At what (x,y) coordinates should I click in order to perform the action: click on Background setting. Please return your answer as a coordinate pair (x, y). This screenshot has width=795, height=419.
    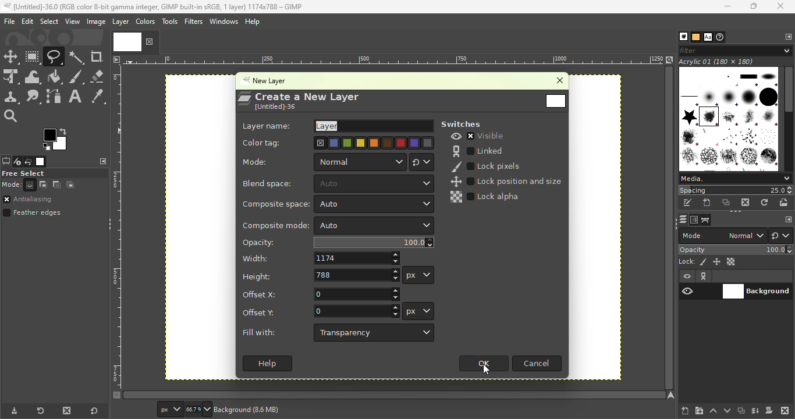
    Looking at the image, I should click on (736, 284).